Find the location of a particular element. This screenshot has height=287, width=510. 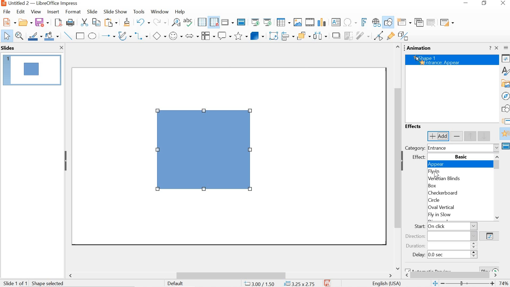

Move up is located at coordinates (497, 156).